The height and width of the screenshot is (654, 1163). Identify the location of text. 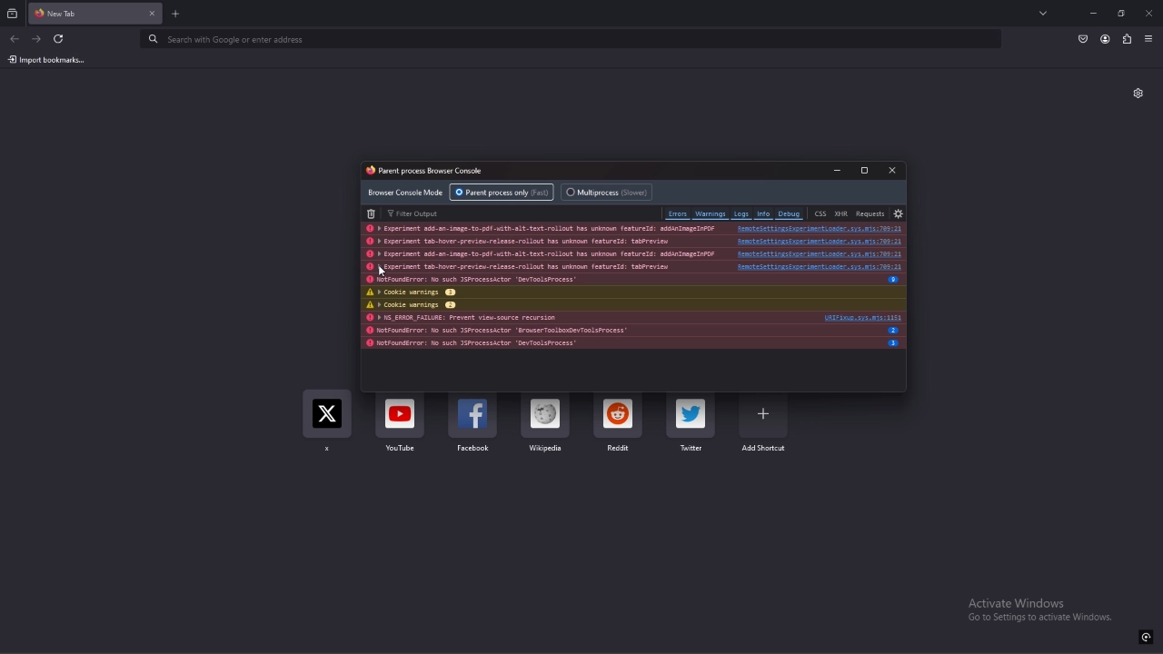
(1039, 609).